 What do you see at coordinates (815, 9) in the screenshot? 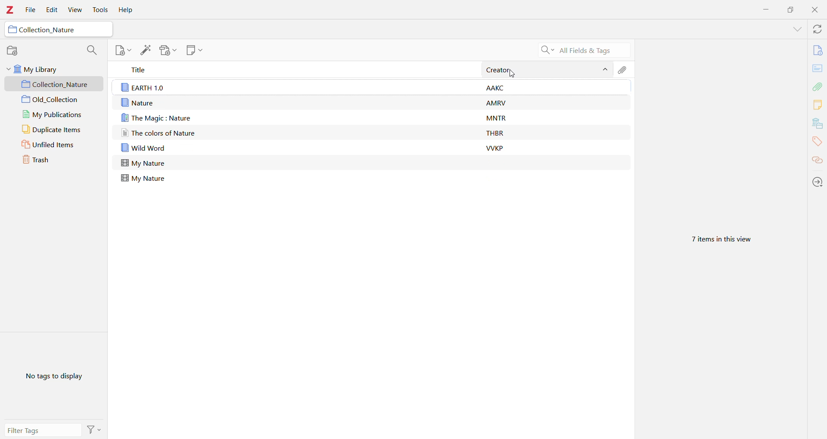
I see `Close` at bounding box center [815, 9].